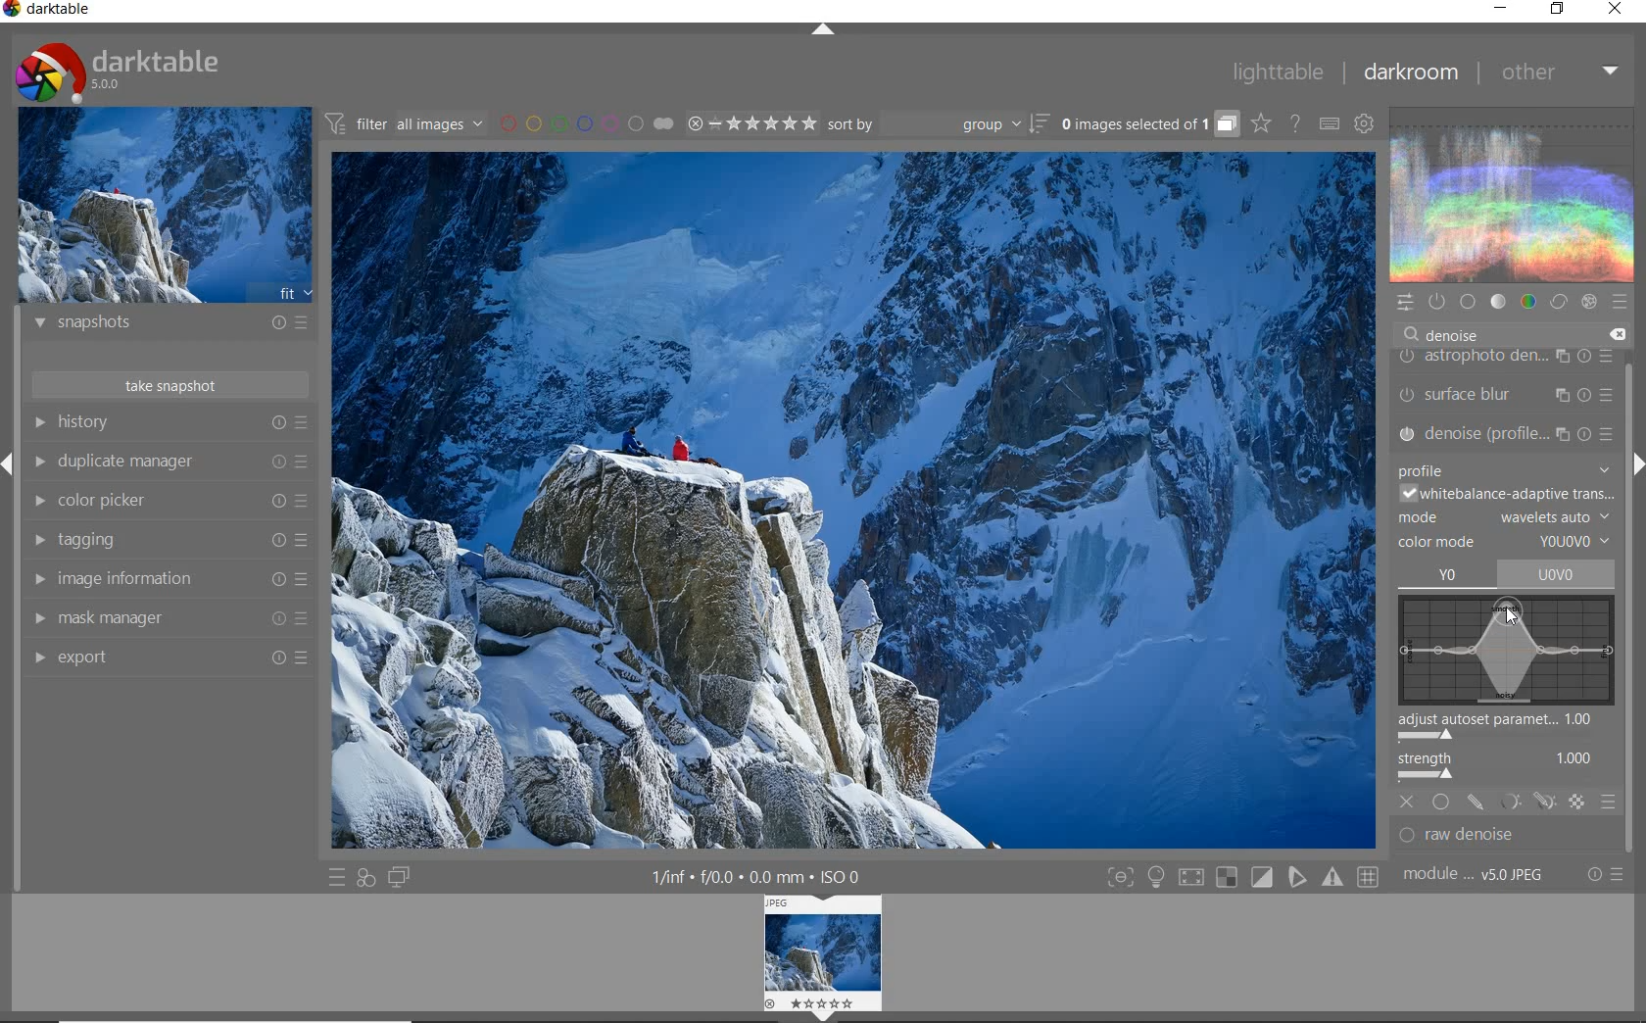 The image size is (1646, 1023). Describe the element at coordinates (1529, 301) in the screenshot. I see `color` at that location.